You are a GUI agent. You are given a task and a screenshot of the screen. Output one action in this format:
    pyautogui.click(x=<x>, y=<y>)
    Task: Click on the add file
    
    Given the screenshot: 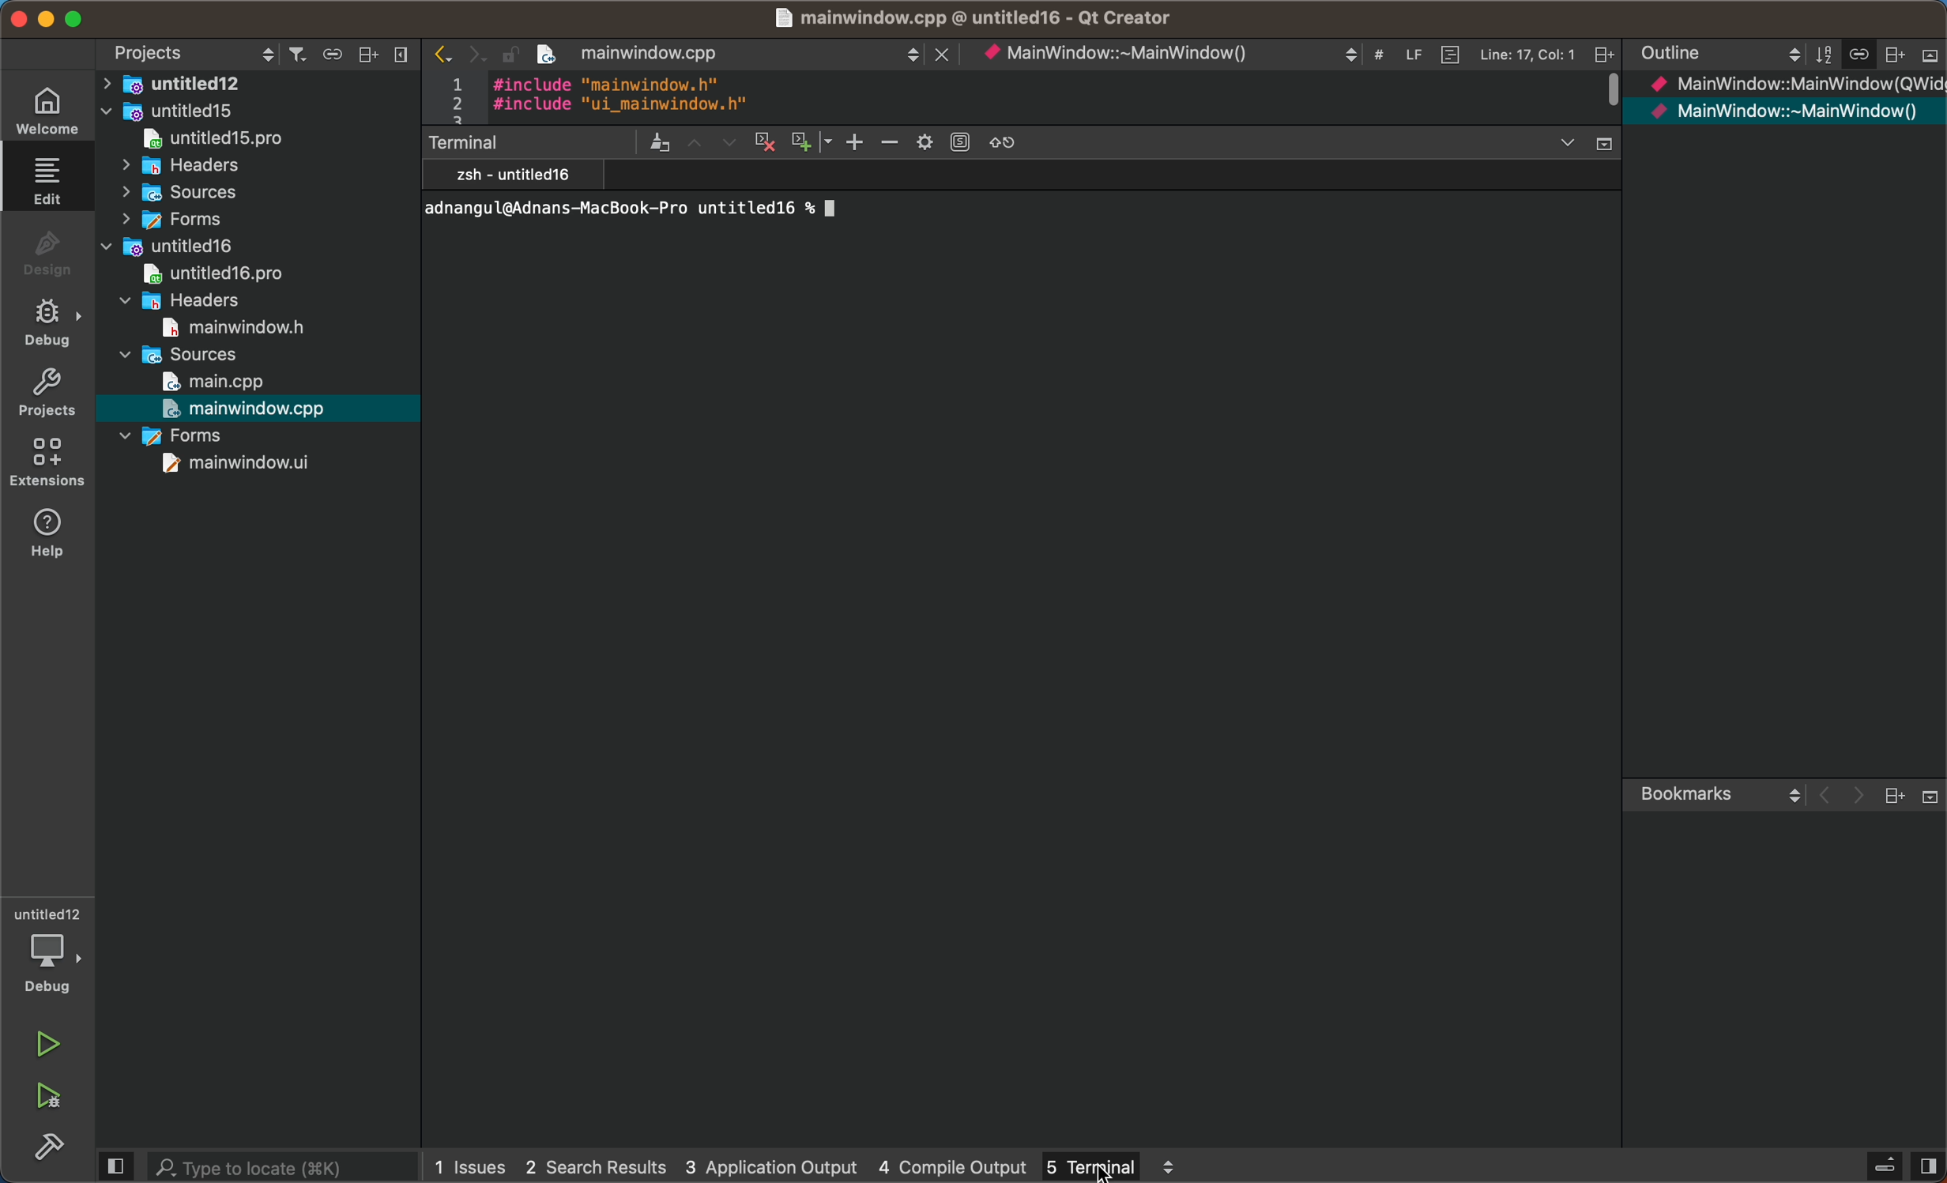 What is the action you would take?
    pyautogui.click(x=368, y=55)
    